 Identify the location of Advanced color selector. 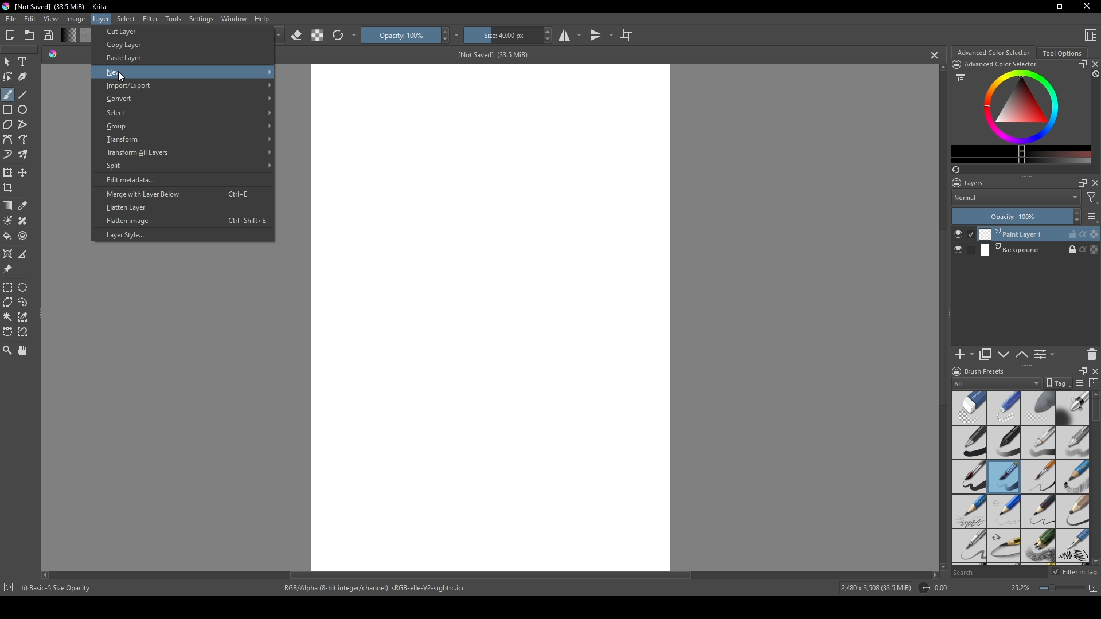
(993, 53).